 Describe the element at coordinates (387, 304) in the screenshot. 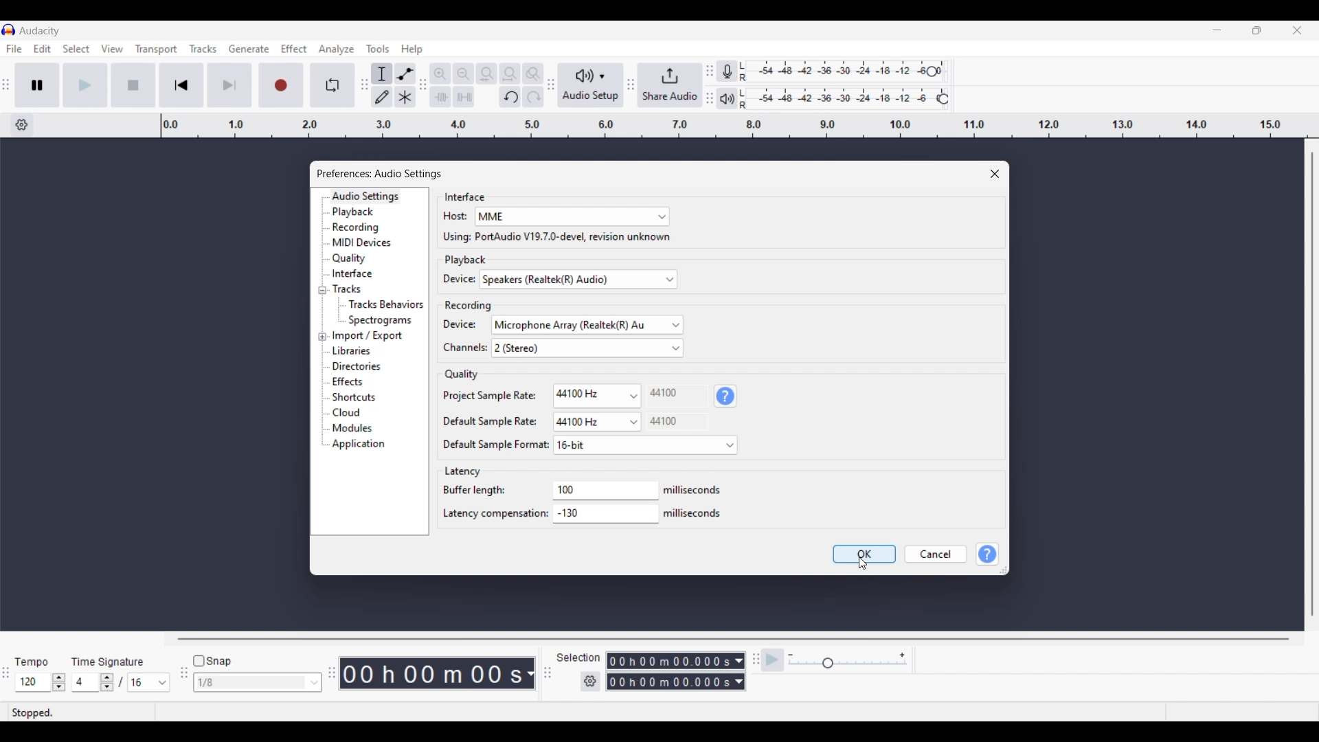

I see `Track behaviours` at that location.